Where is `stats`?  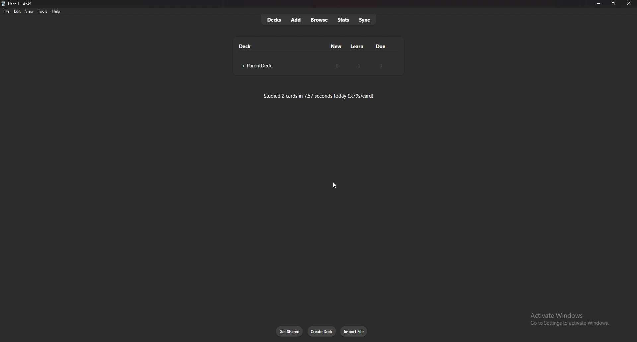 stats is located at coordinates (343, 20).